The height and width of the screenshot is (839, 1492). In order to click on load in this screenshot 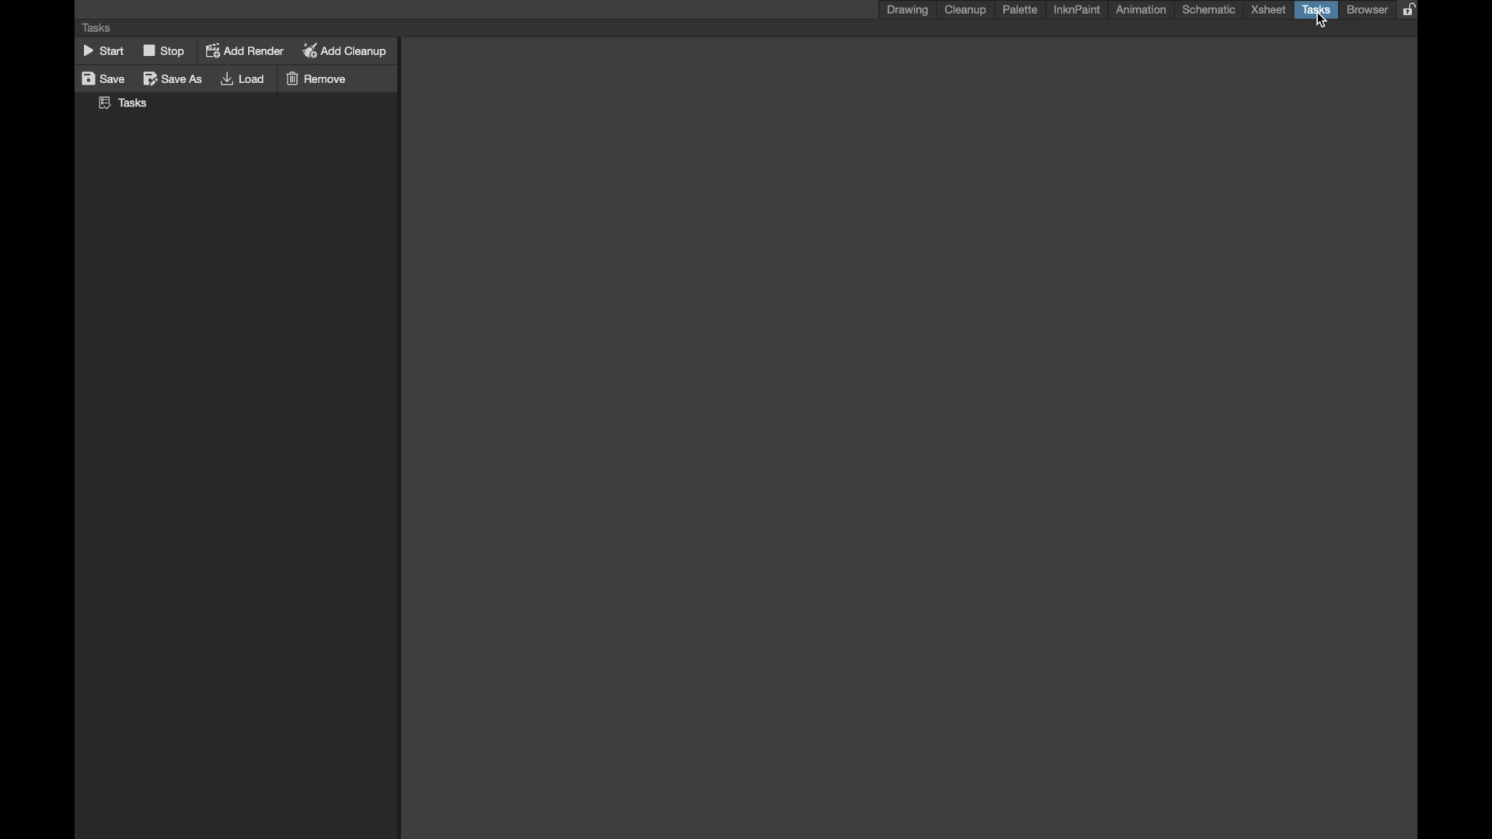, I will do `click(244, 78)`.